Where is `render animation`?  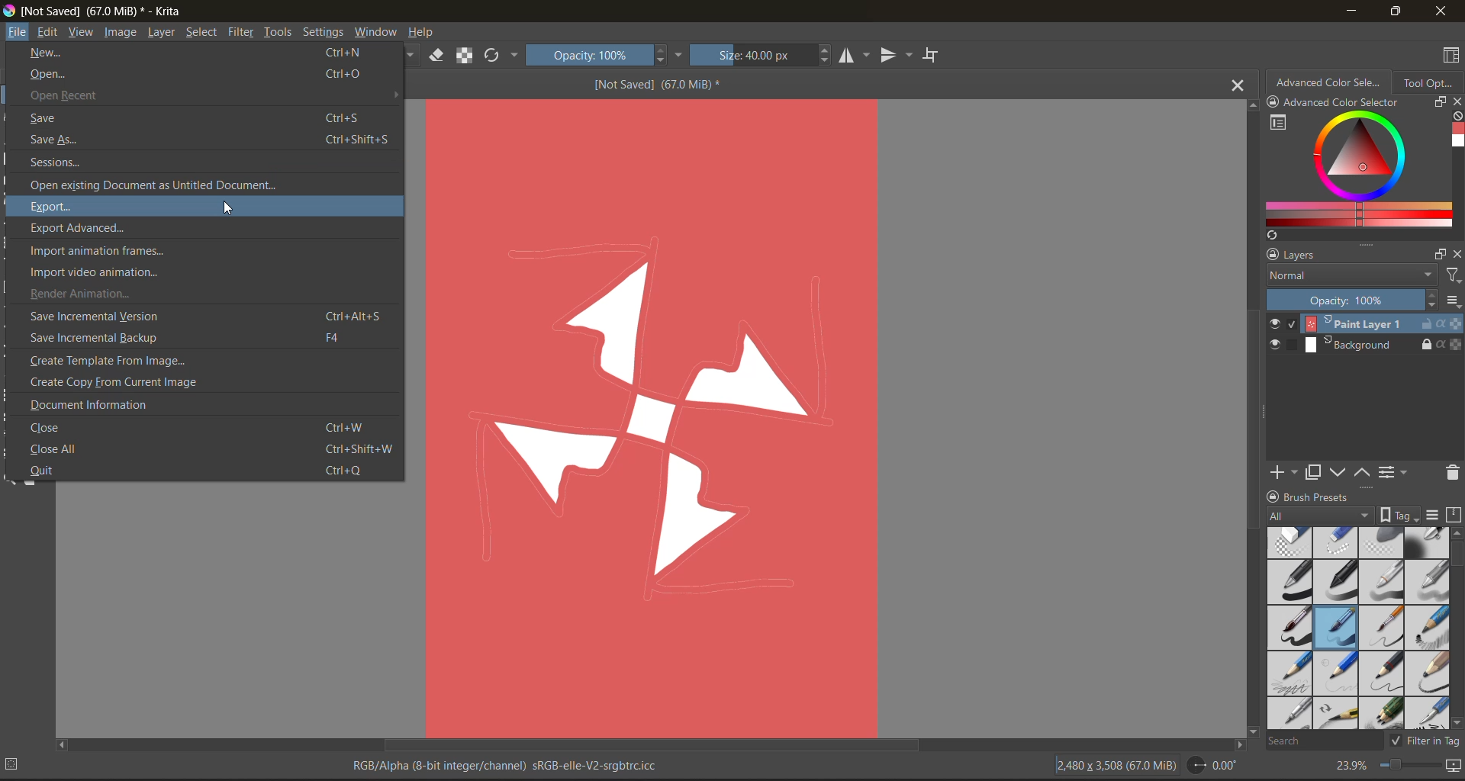 render animation is located at coordinates (183, 294).